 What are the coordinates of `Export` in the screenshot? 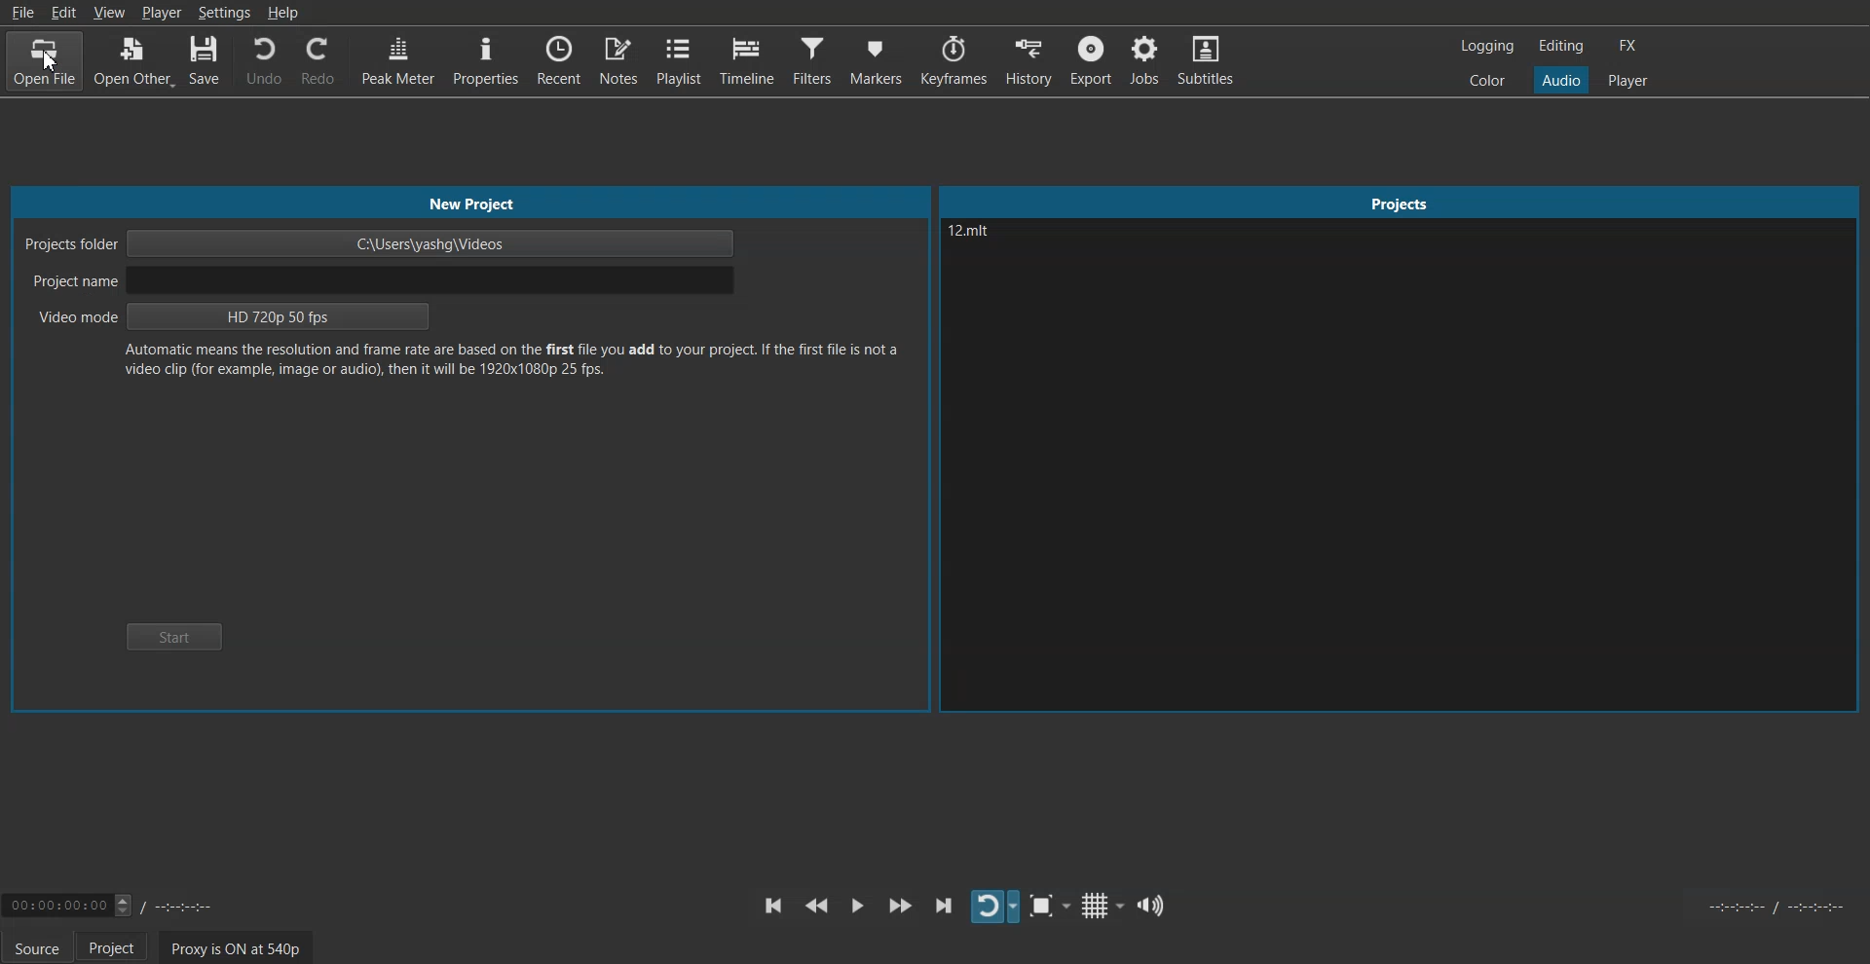 It's located at (1093, 59).